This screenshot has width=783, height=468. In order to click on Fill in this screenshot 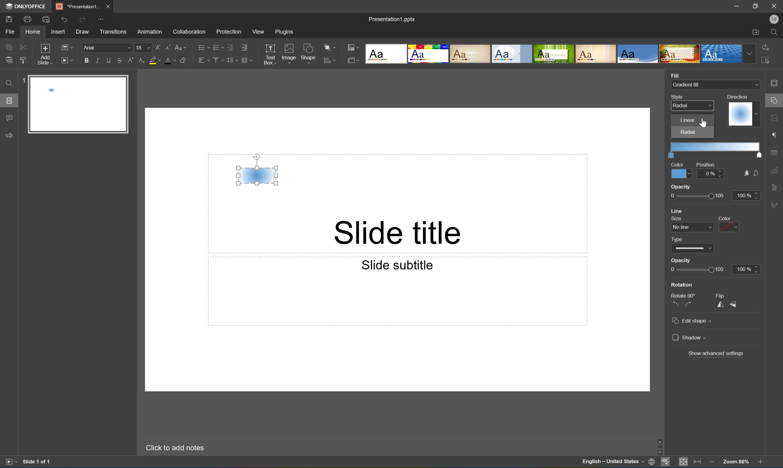, I will do `click(675, 74)`.